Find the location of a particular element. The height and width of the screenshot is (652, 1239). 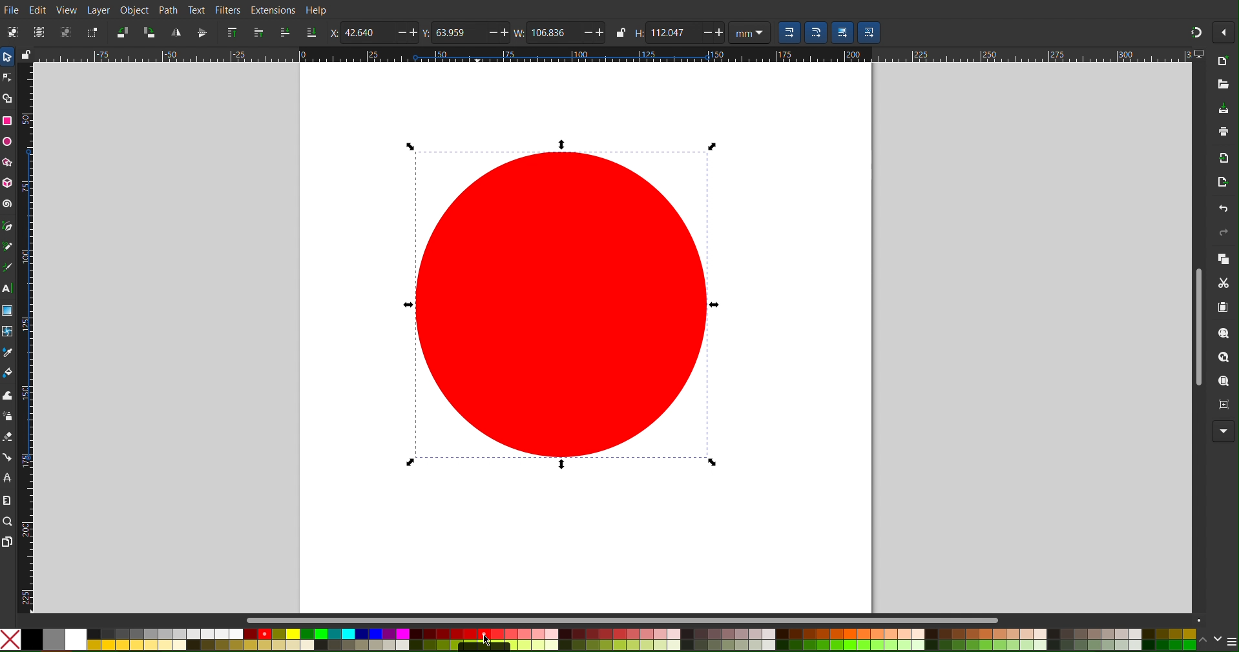

lock is located at coordinates (25, 54).